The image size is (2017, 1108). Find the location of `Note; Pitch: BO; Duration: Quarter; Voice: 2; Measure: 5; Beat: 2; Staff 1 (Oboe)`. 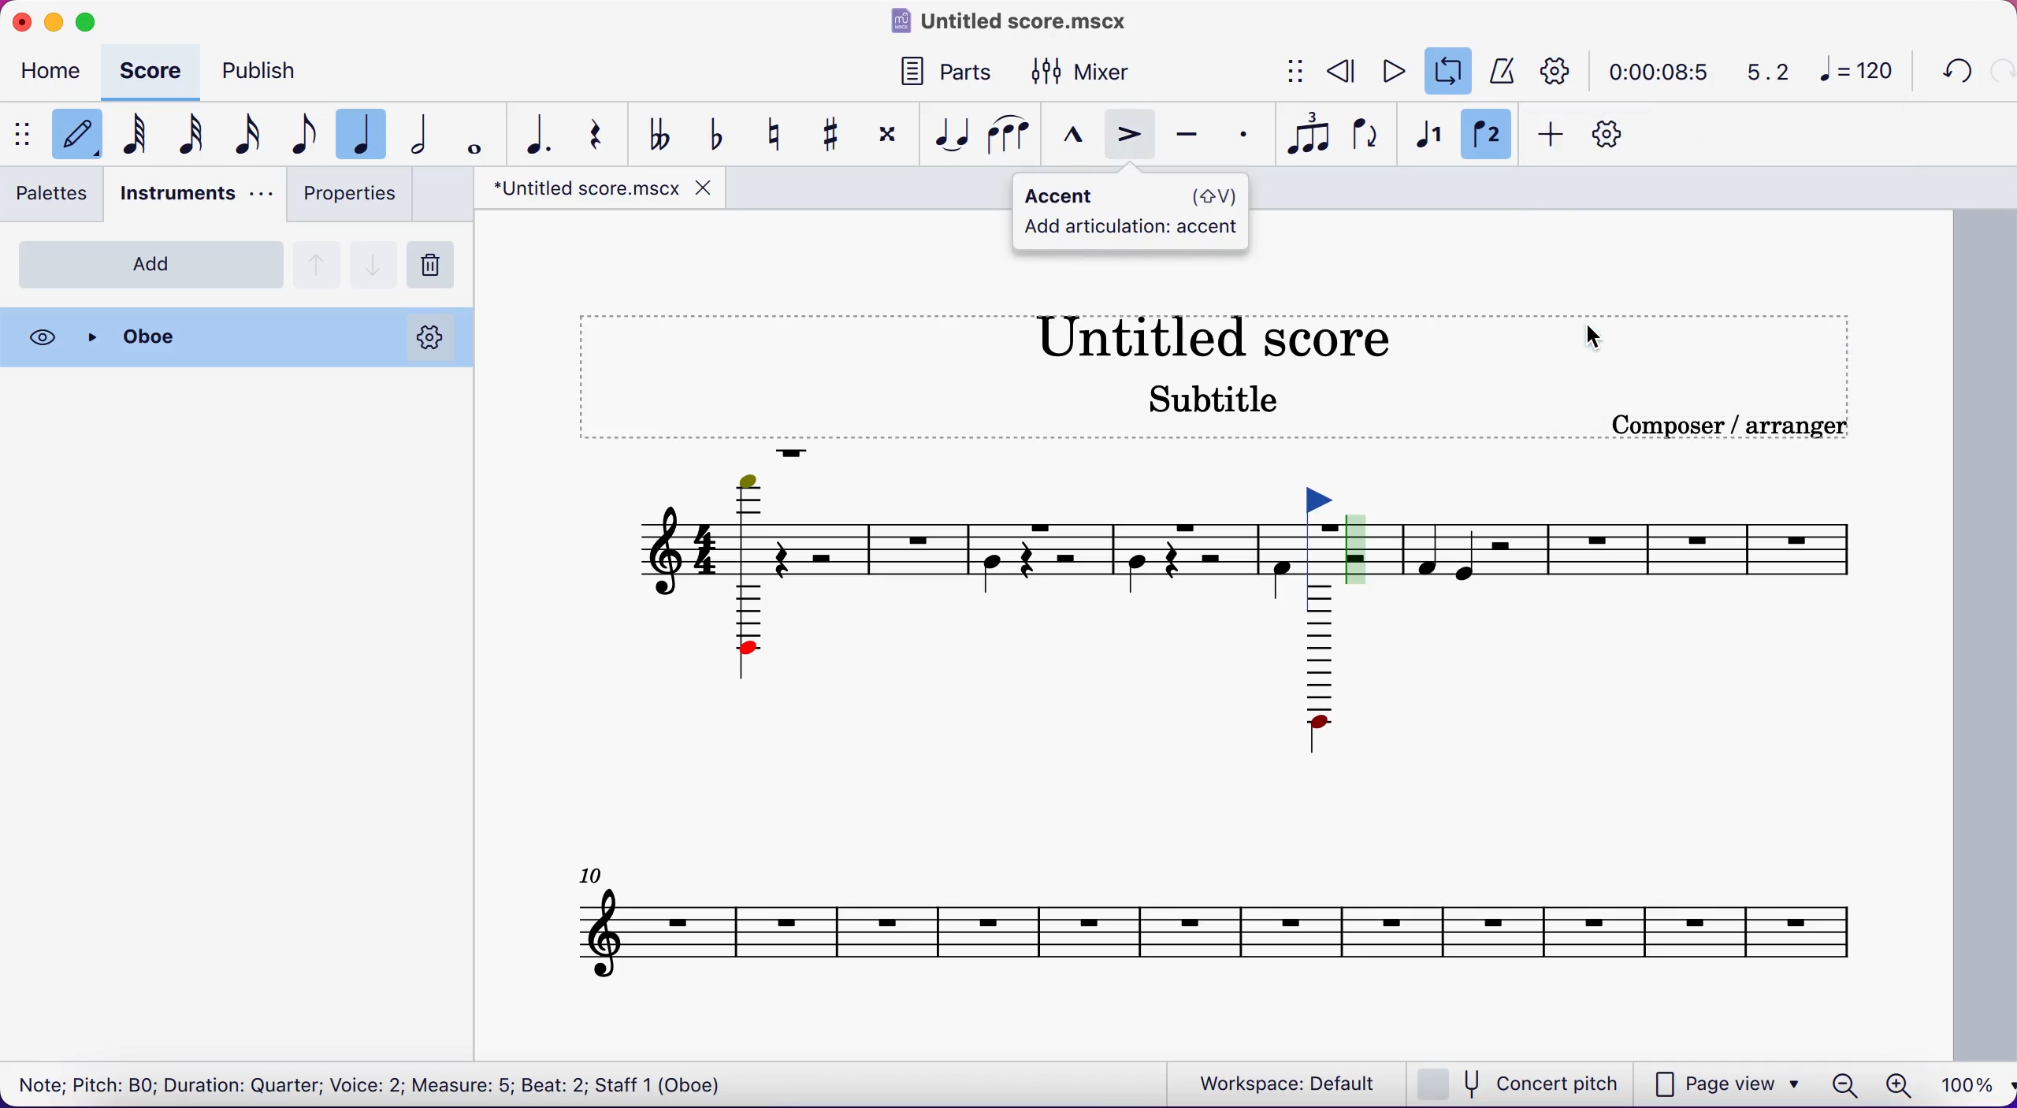

Note; Pitch: BO; Duration: Quarter; Voice: 2; Measure: 5; Beat: 2; Staff 1 (Oboe) is located at coordinates (373, 1081).